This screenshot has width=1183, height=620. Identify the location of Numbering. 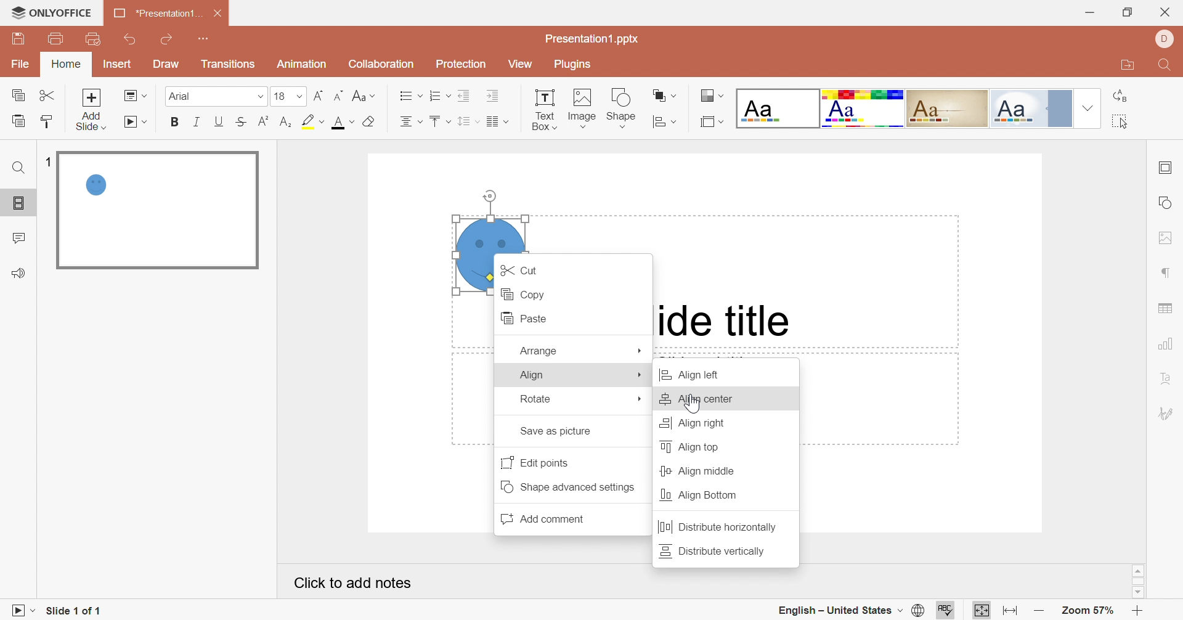
(439, 97).